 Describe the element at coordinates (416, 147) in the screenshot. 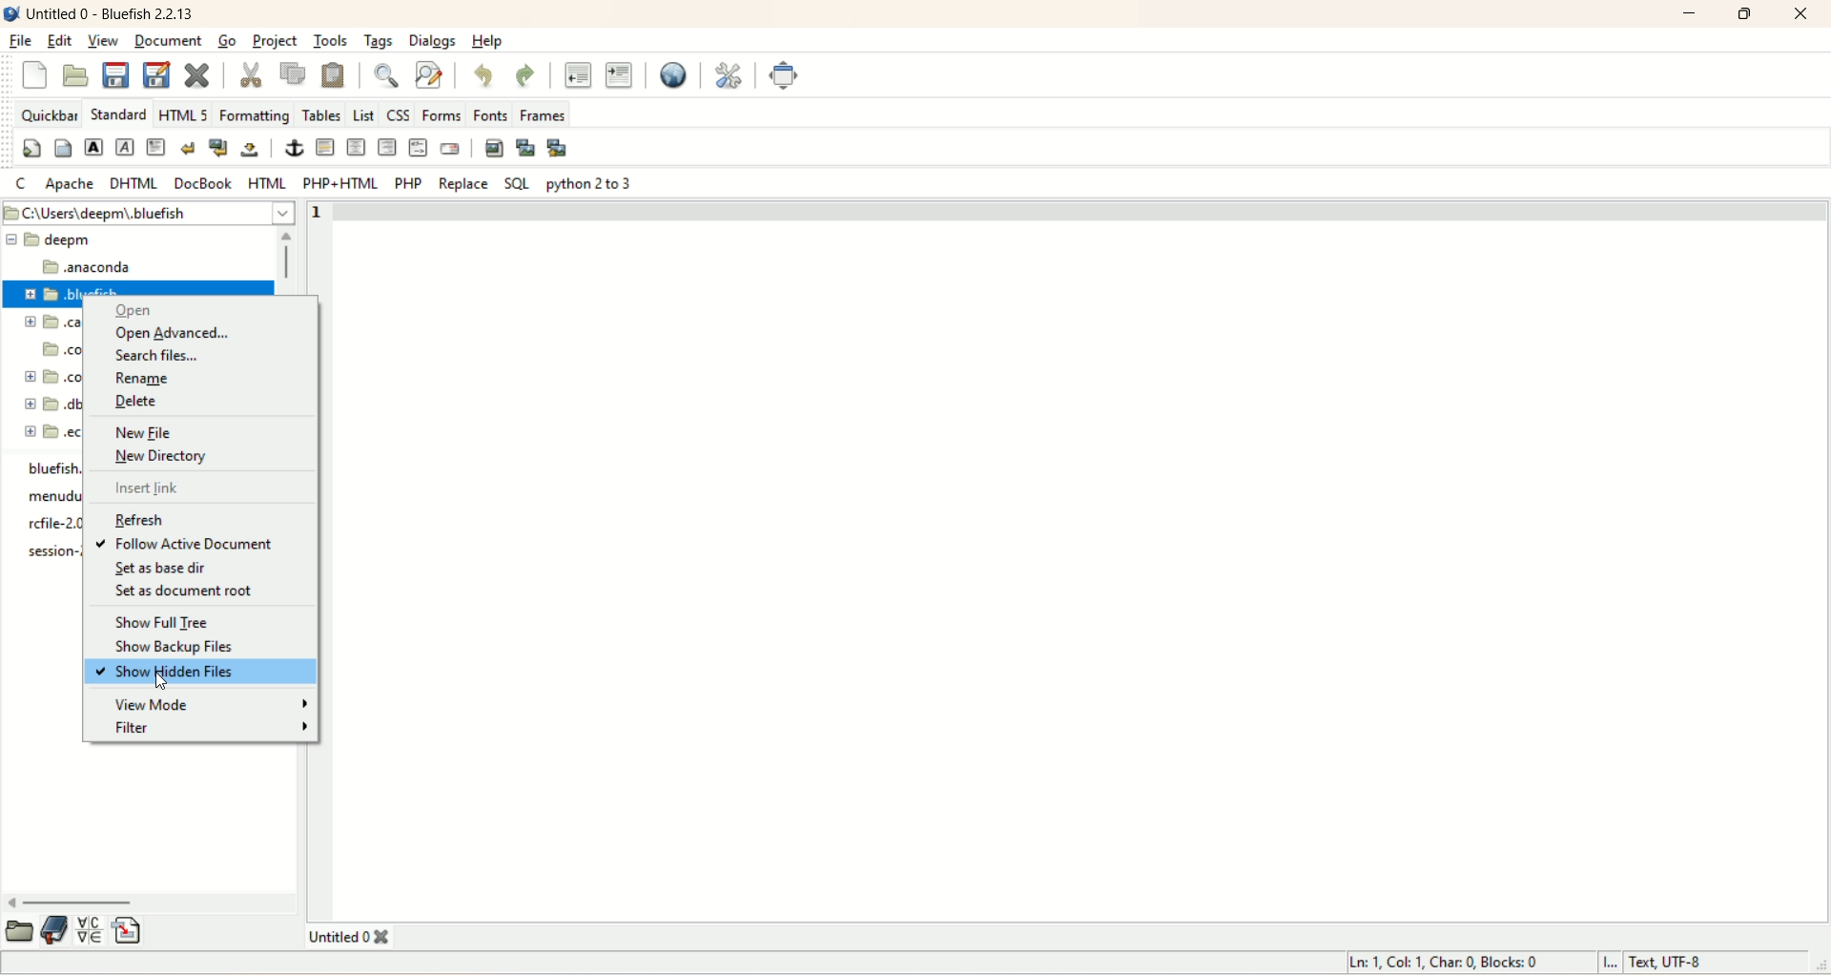

I see `HTML comment` at that location.